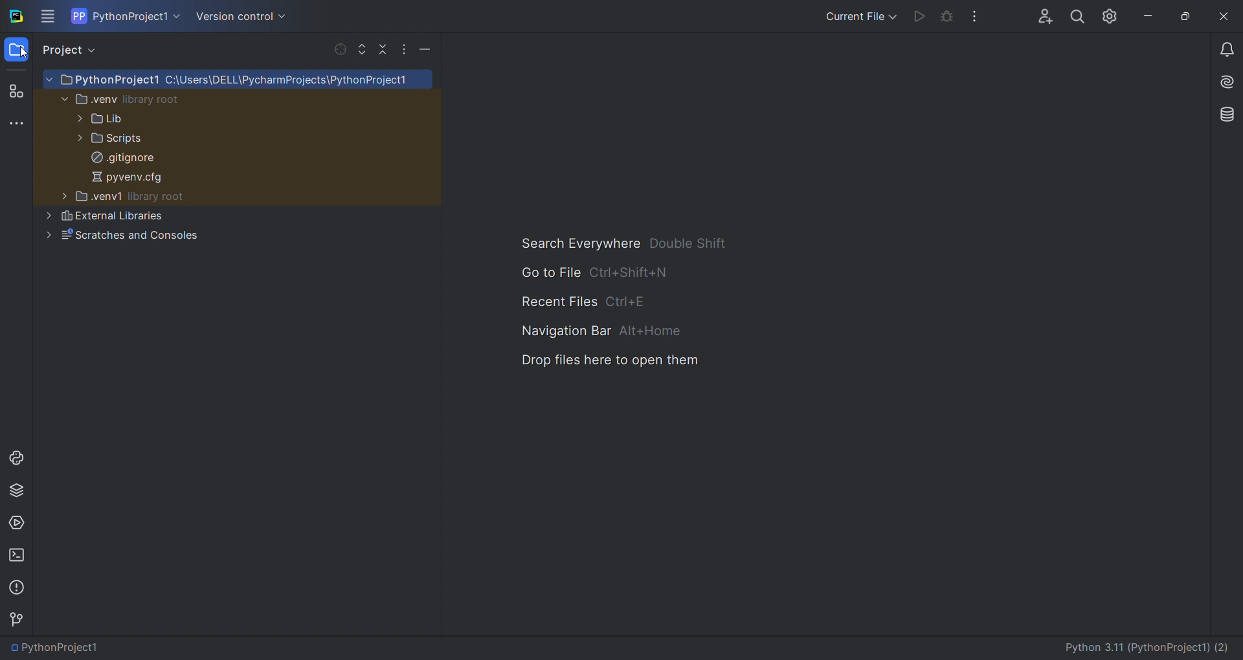 This screenshot has width=1243, height=660. What do you see at coordinates (16, 122) in the screenshot?
I see `more tools window` at bounding box center [16, 122].